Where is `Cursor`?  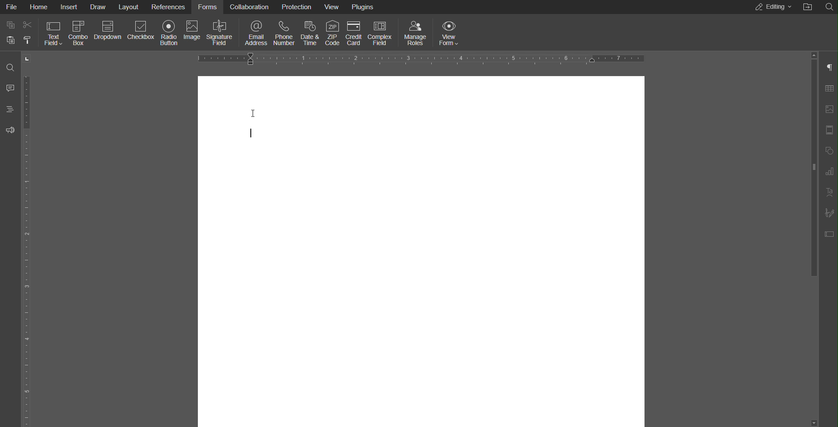 Cursor is located at coordinates (250, 122).